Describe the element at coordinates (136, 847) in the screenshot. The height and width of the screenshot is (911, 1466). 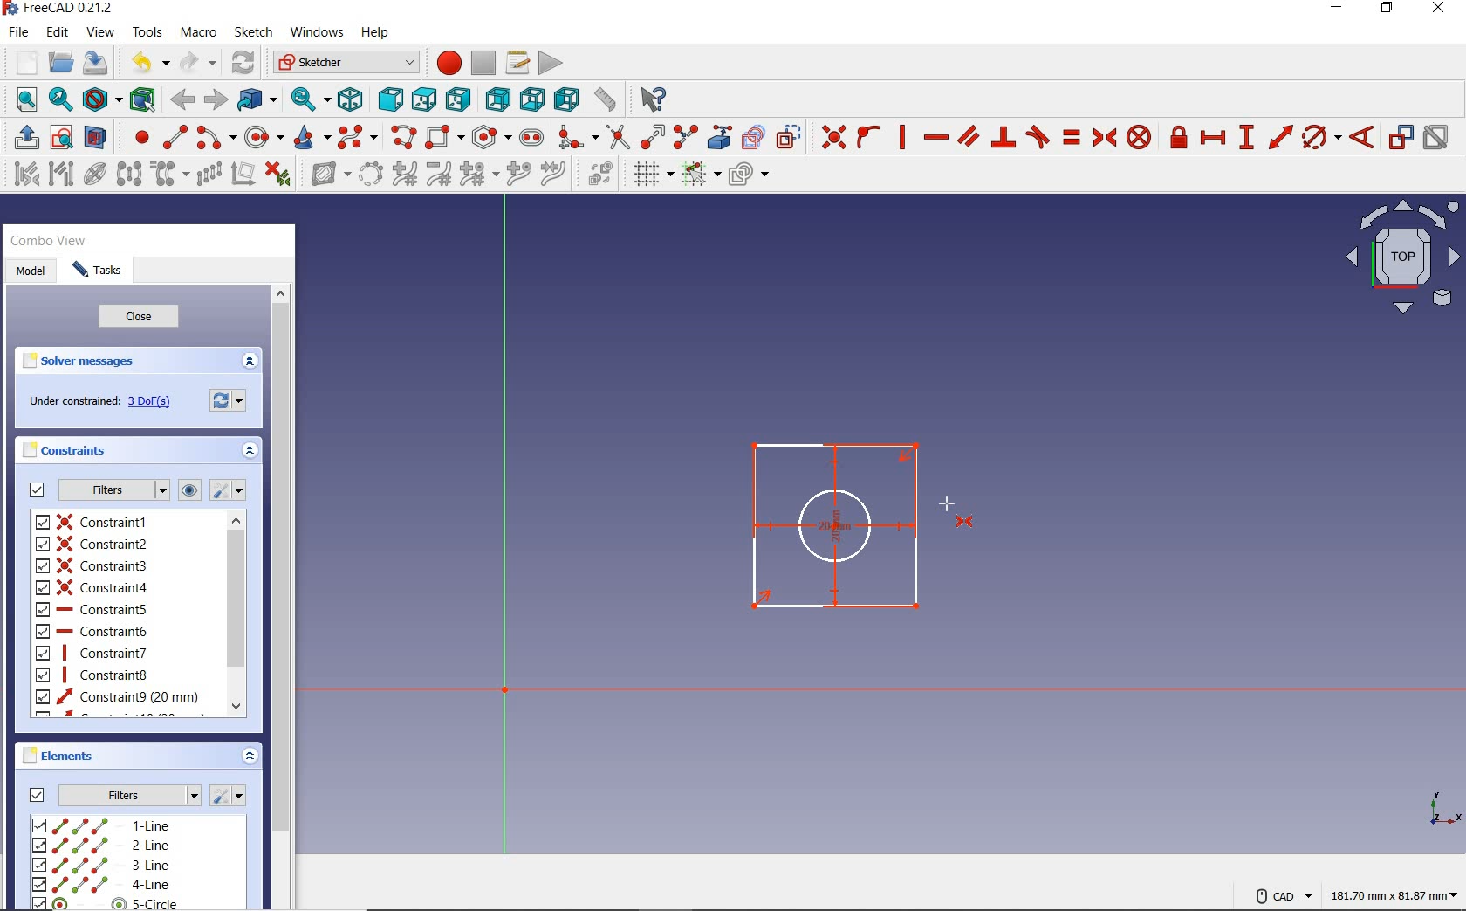
I see `2-LINE` at that location.